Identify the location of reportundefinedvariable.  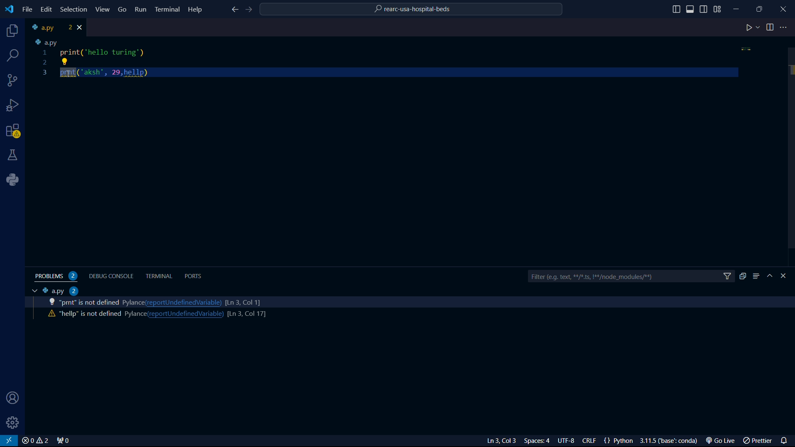
(183, 302).